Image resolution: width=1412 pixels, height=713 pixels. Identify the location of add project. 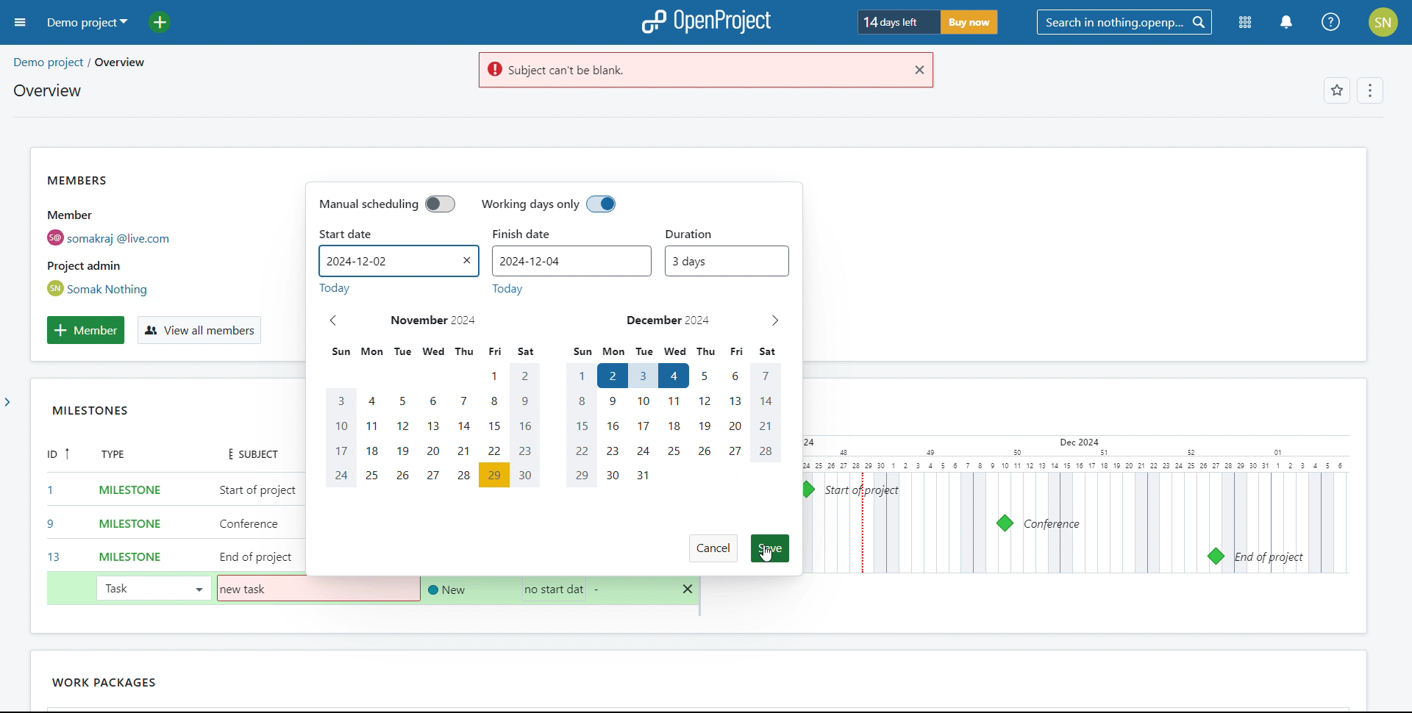
(168, 22).